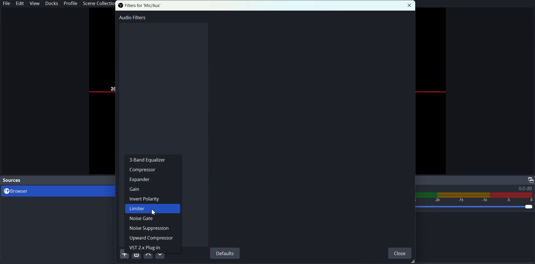 The image size is (535, 264). Describe the element at coordinates (132, 17) in the screenshot. I see `Audio Filter` at that location.